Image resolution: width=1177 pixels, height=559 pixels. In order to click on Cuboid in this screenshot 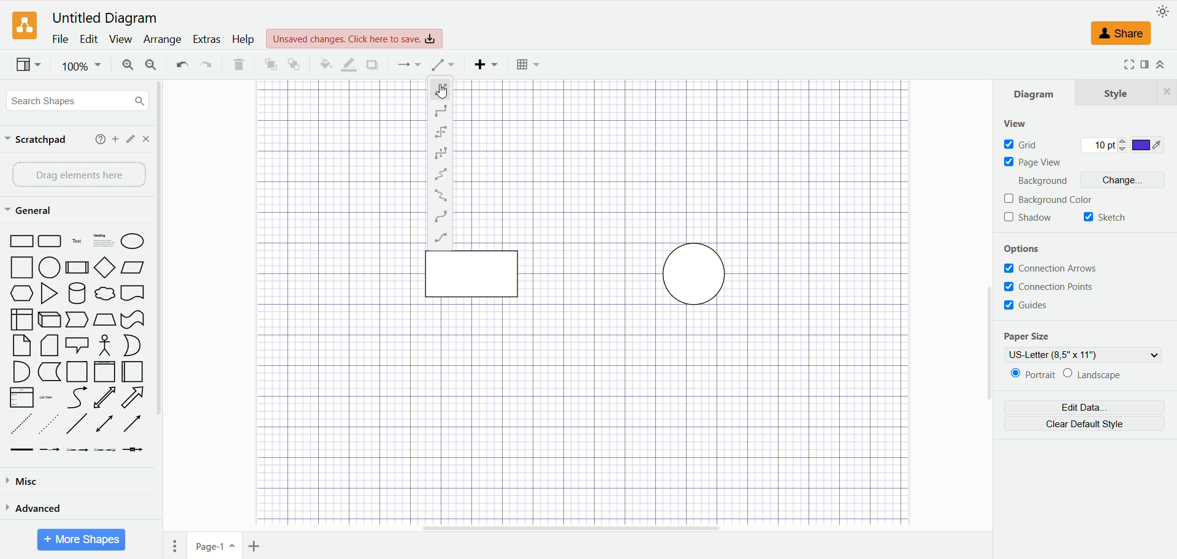, I will do `click(51, 319)`.